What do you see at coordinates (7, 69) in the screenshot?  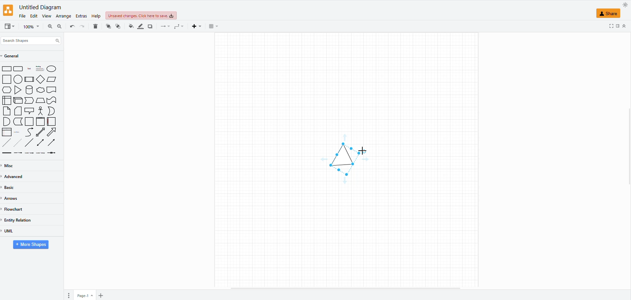 I see `Rectangle` at bounding box center [7, 69].